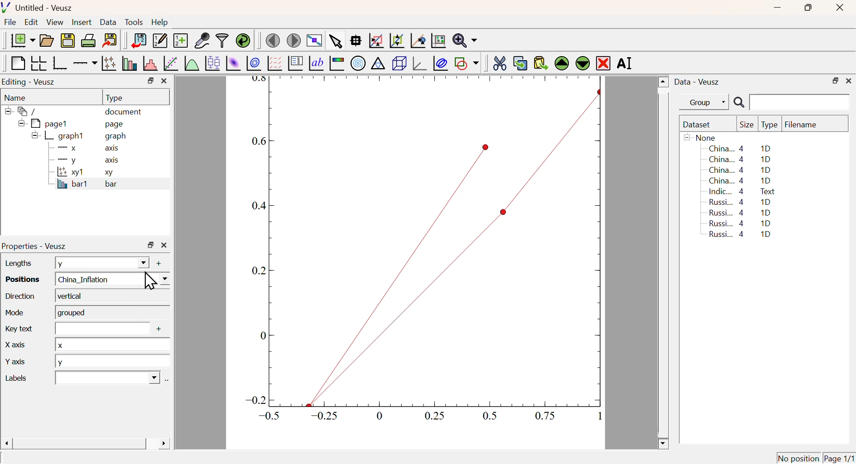  Describe the element at coordinates (396, 40) in the screenshot. I see `Zoom out graph axis` at that location.